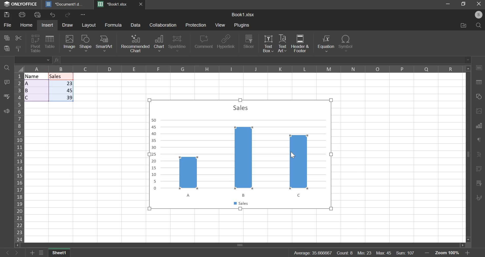  What do you see at coordinates (22, 14) in the screenshot?
I see `print` at bounding box center [22, 14].